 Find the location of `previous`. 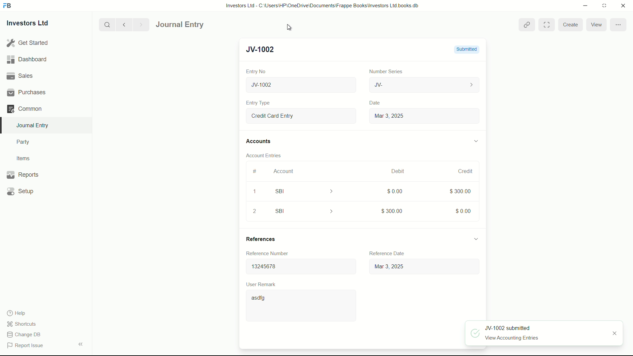

previous is located at coordinates (123, 24).